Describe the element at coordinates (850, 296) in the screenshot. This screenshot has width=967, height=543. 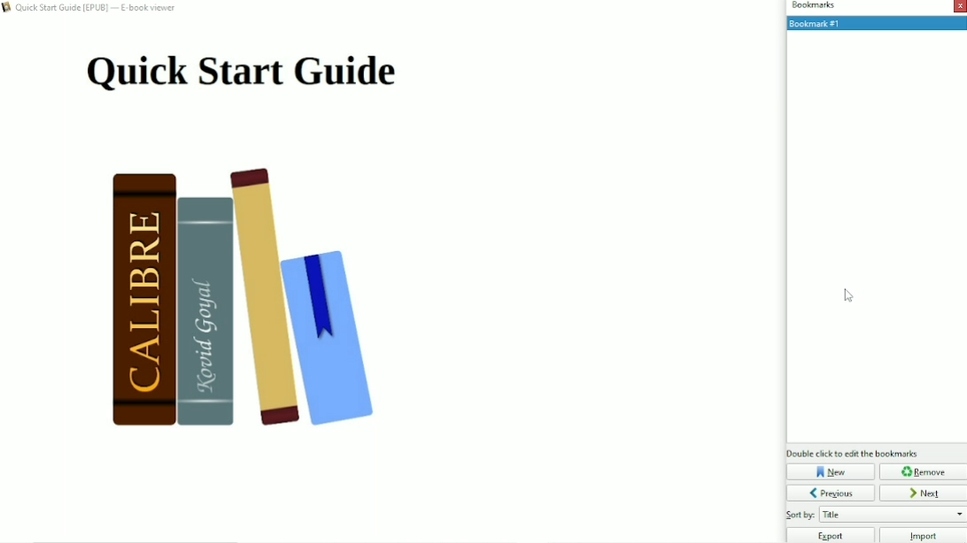
I see `Cursor` at that location.